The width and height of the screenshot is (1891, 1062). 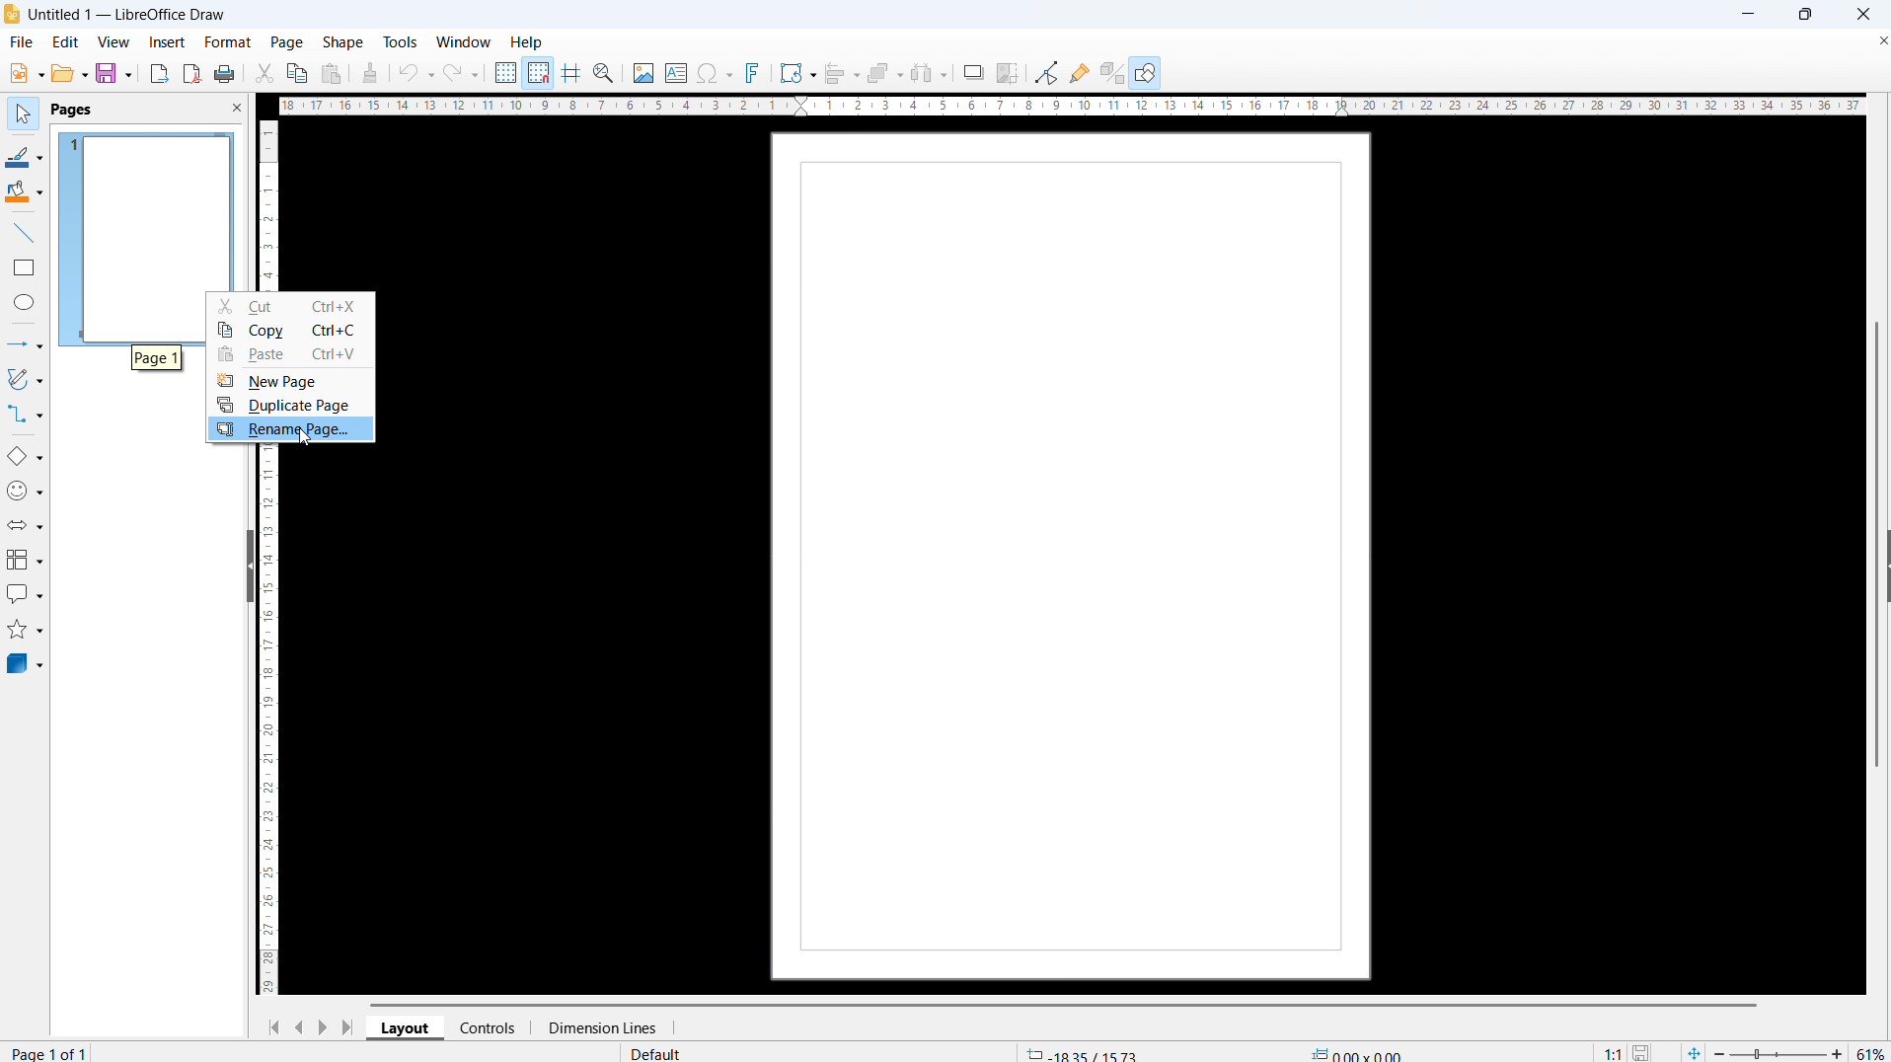 I want to click on rectangle, so click(x=25, y=268).